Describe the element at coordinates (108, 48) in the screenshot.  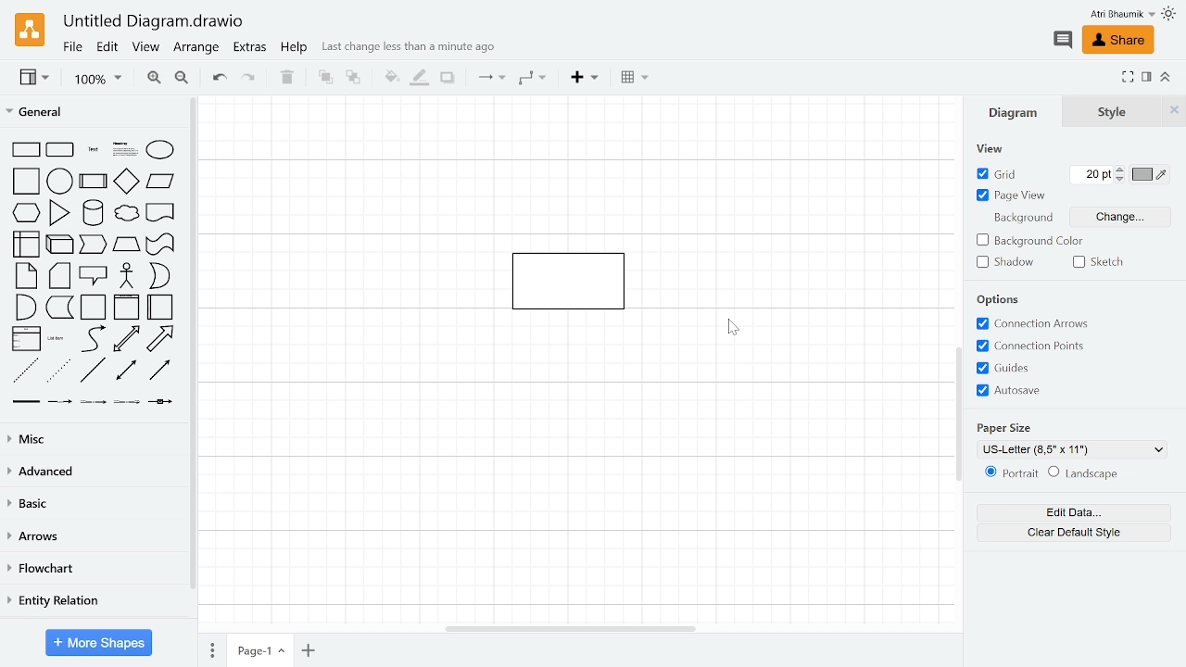
I see `Edit` at that location.